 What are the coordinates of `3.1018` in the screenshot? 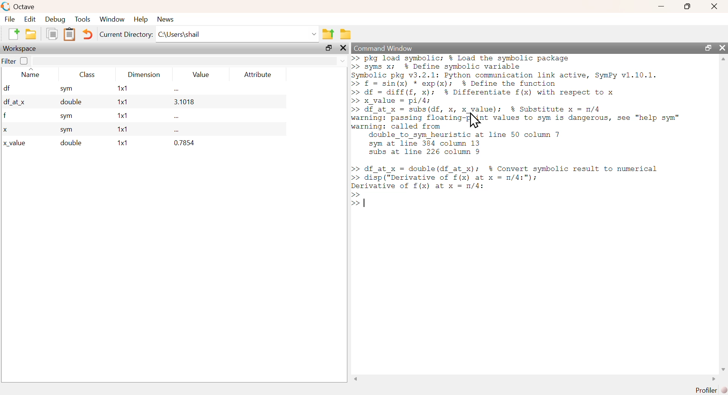 It's located at (184, 102).